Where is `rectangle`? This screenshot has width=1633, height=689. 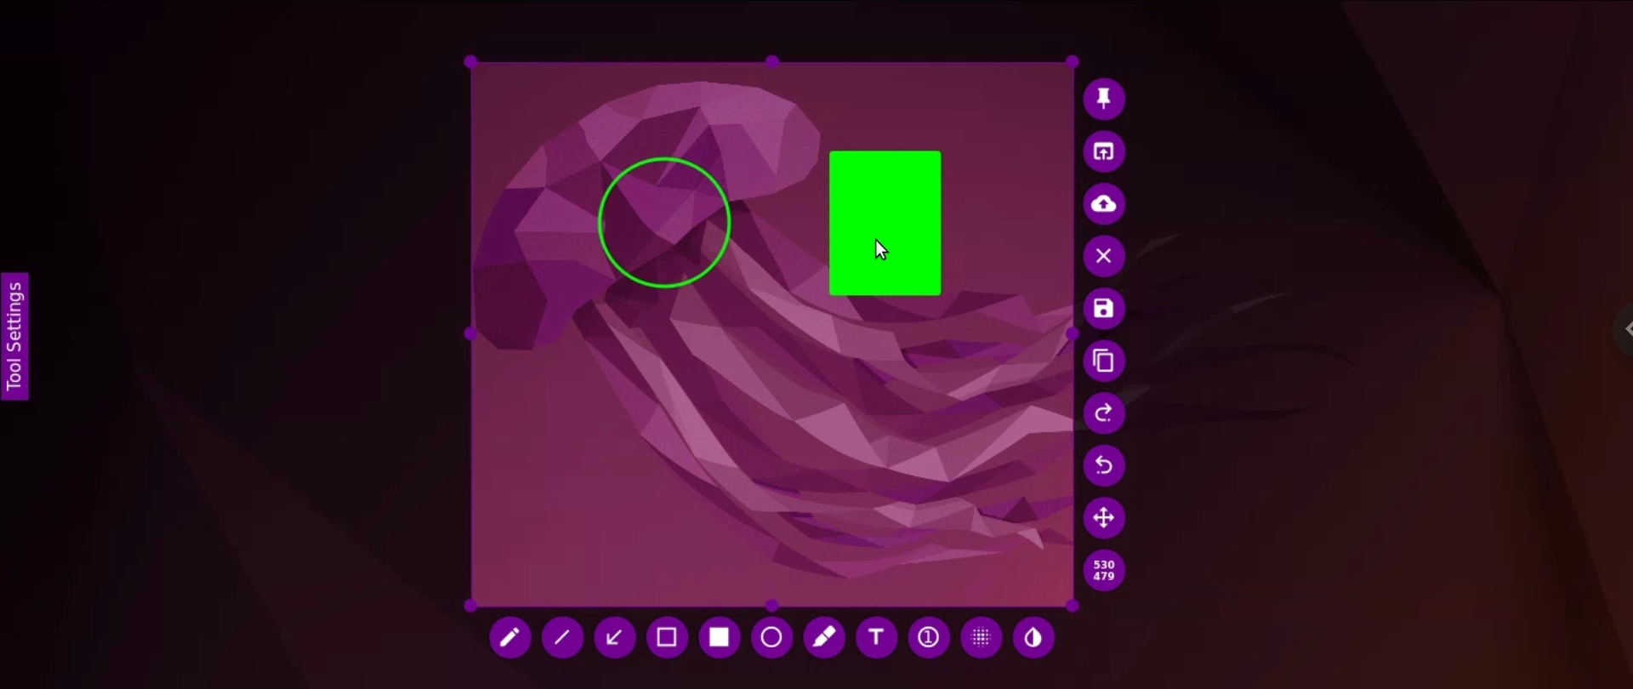
rectangle is located at coordinates (718, 635).